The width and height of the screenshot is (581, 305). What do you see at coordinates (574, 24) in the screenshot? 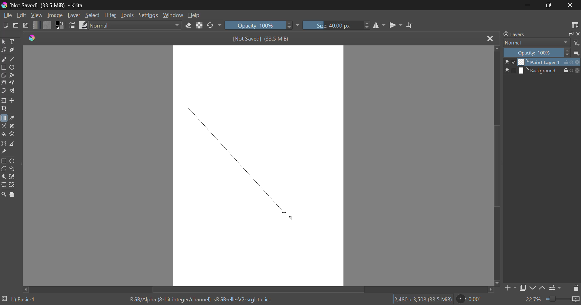
I see `Choose Workspace` at bounding box center [574, 24].